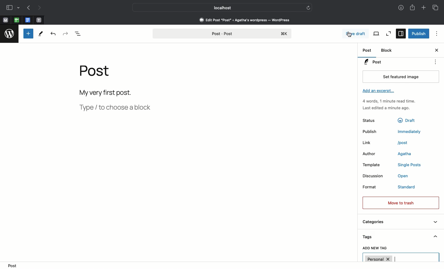 This screenshot has height=269, width=444. I want to click on options, so click(436, 62).